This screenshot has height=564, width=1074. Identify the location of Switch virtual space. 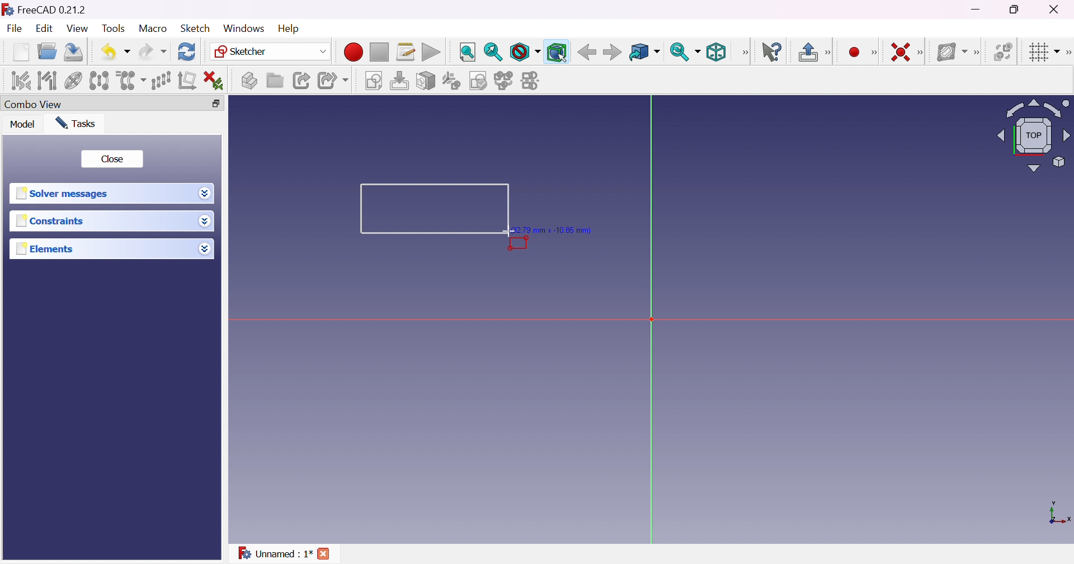
(1003, 53).